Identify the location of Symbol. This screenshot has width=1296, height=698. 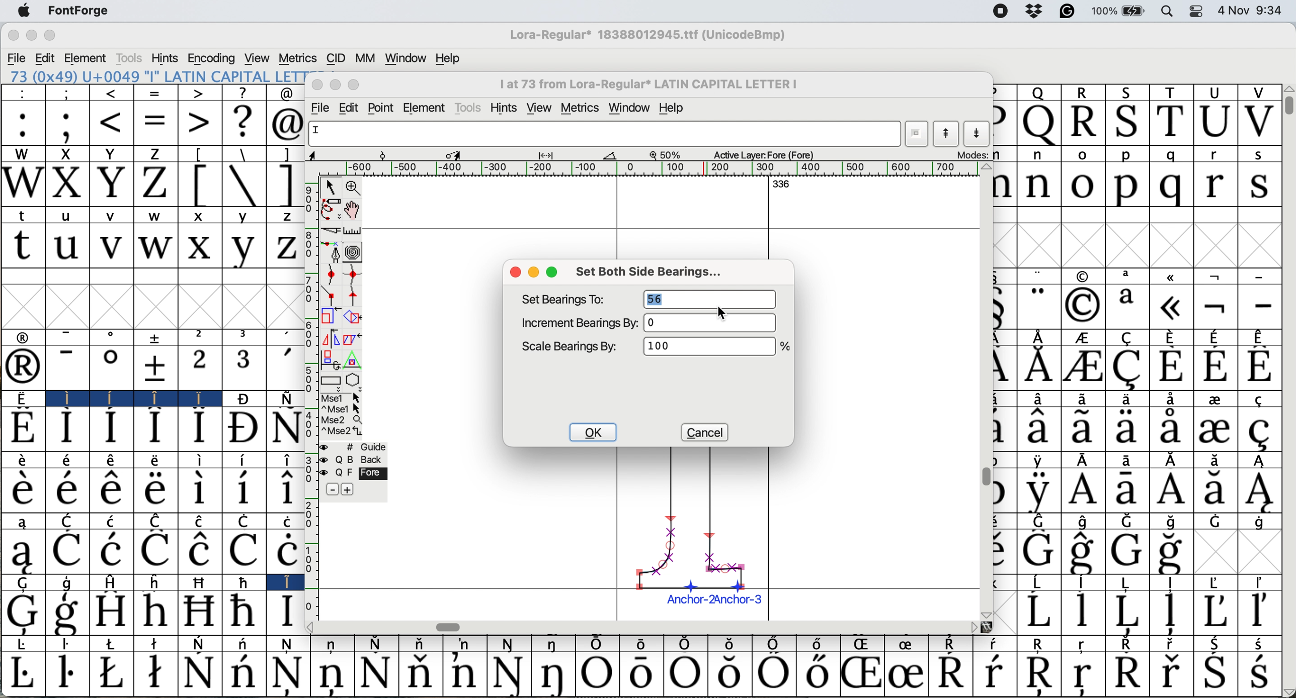
(597, 645).